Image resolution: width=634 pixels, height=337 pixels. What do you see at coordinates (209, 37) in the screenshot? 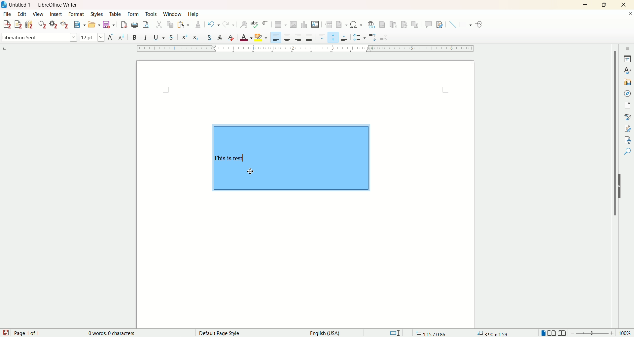
I see `line style` at bounding box center [209, 37].